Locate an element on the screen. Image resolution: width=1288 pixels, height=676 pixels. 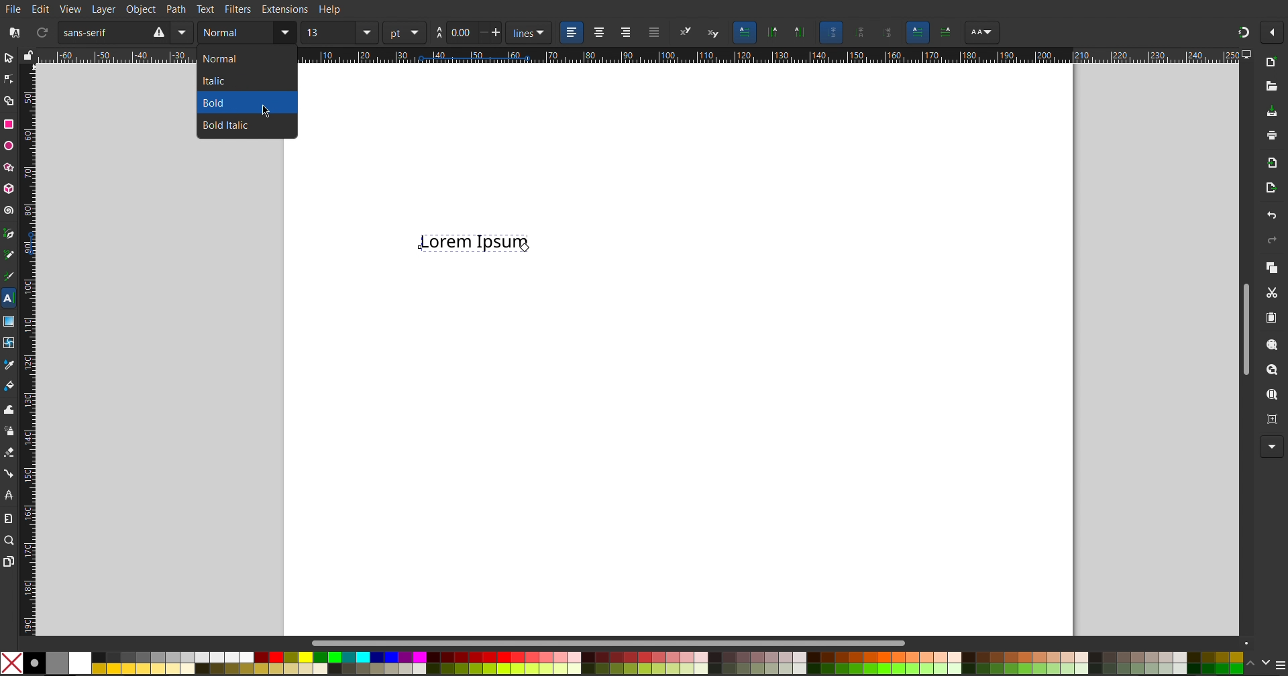
More is located at coordinates (1269, 447).